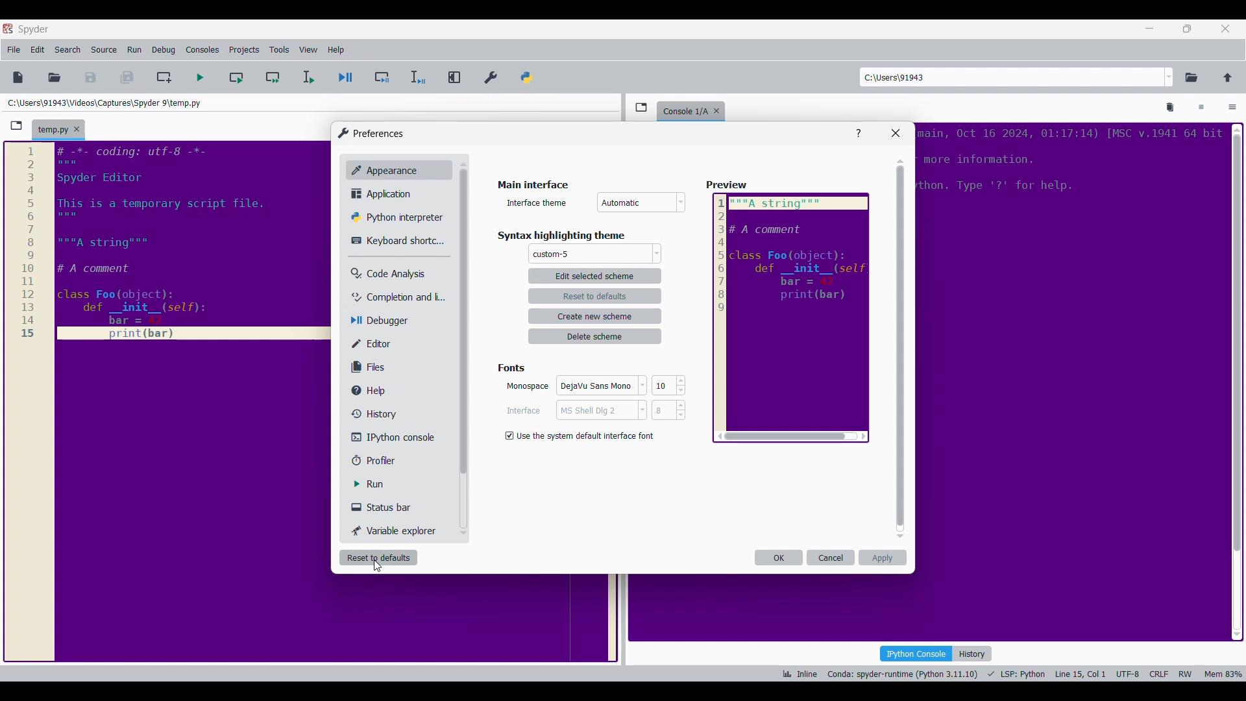 The image size is (1246, 701). What do you see at coordinates (1169, 77) in the screenshot?
I see `Location options` at bounding box center [1169, 77].